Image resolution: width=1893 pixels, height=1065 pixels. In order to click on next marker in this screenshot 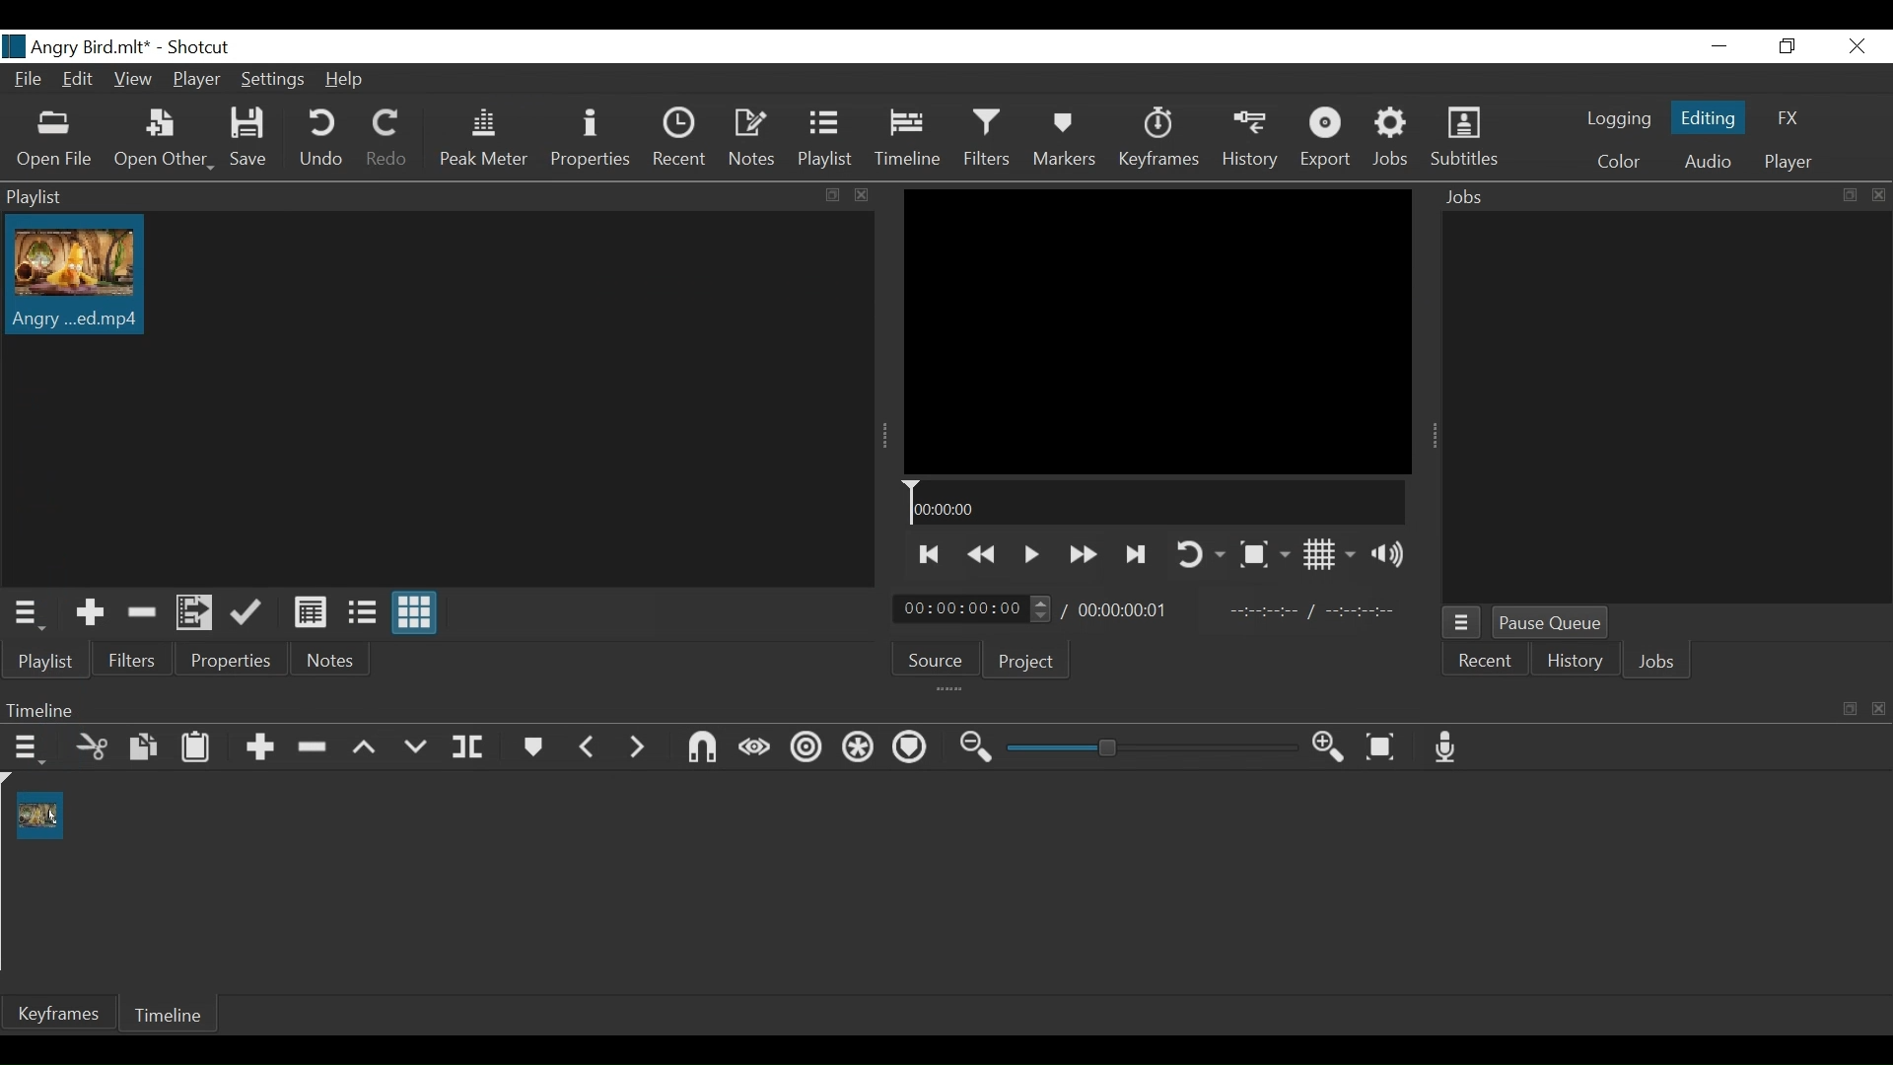, I will do `click(637, 746)`.